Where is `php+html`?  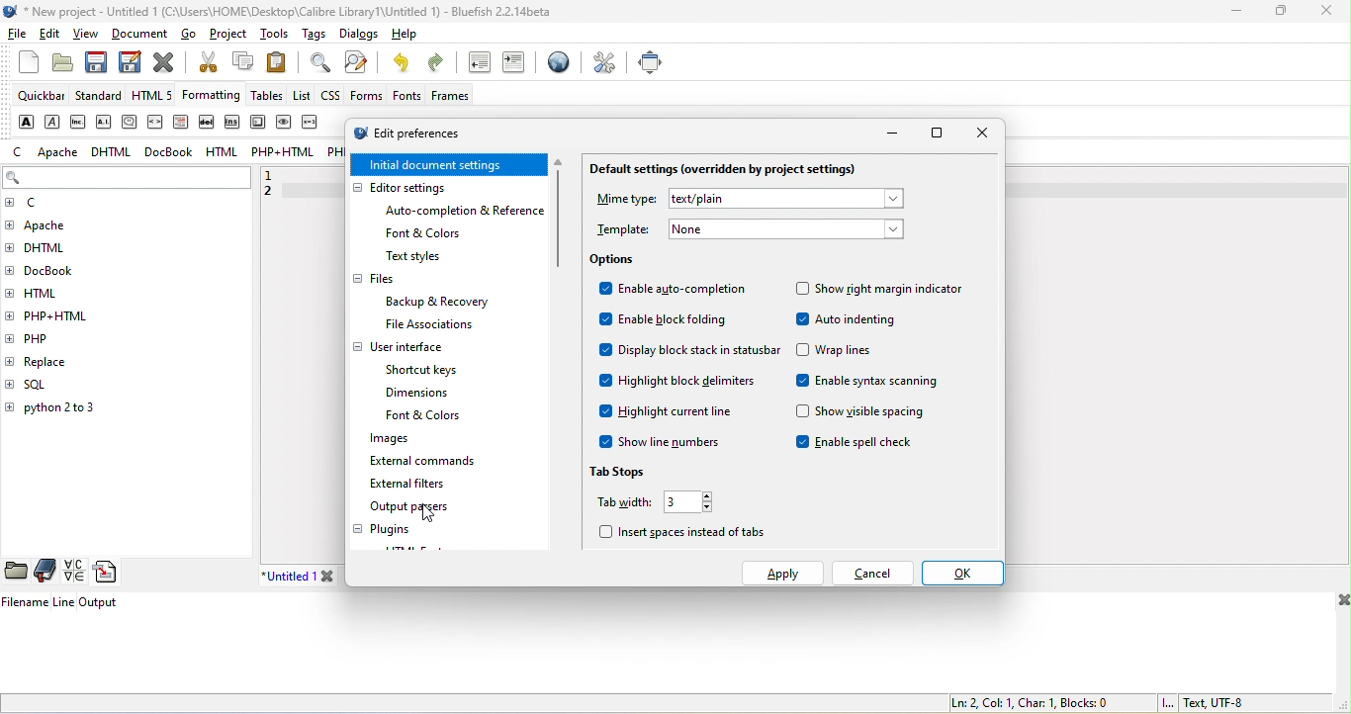 php+html is located at coordinates (64, 314).